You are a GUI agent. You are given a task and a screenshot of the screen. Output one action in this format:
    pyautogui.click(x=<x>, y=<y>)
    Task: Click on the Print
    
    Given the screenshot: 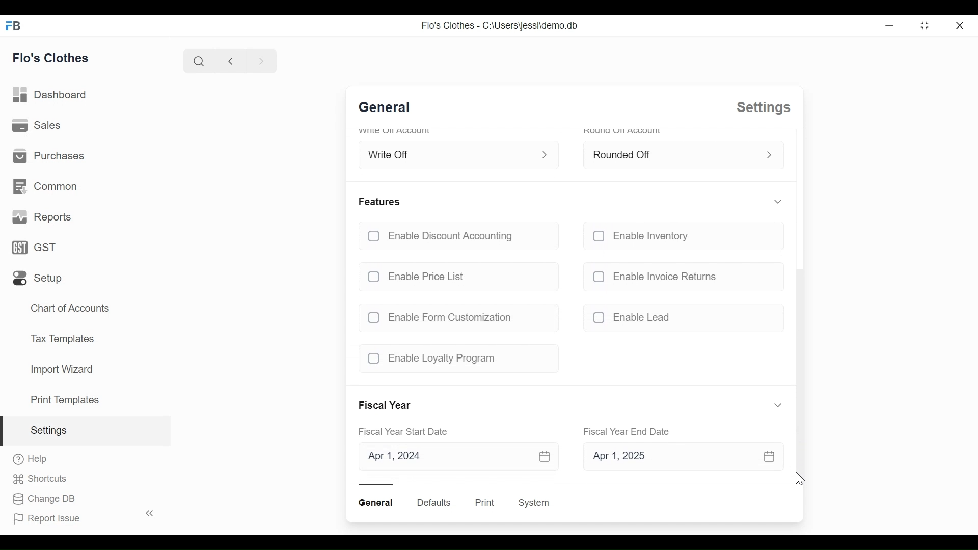 What is the action you would take?
    pyautogui.click(x=483, y=503)
    